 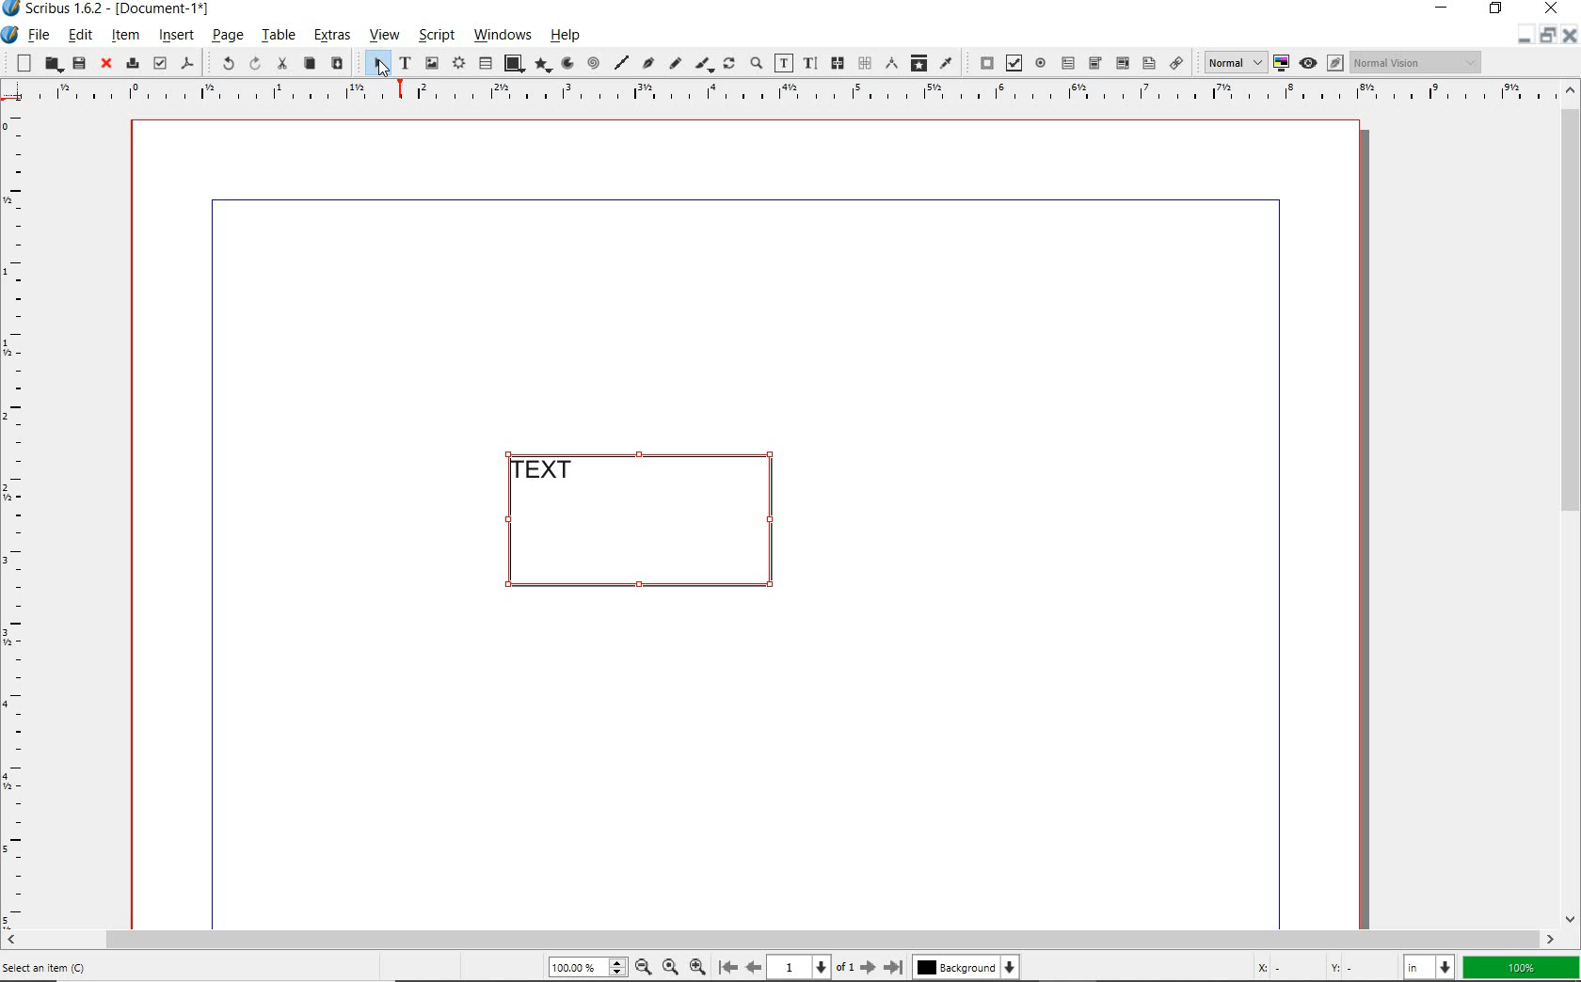 I want to click on link text frames, so click(x=838, y=63).